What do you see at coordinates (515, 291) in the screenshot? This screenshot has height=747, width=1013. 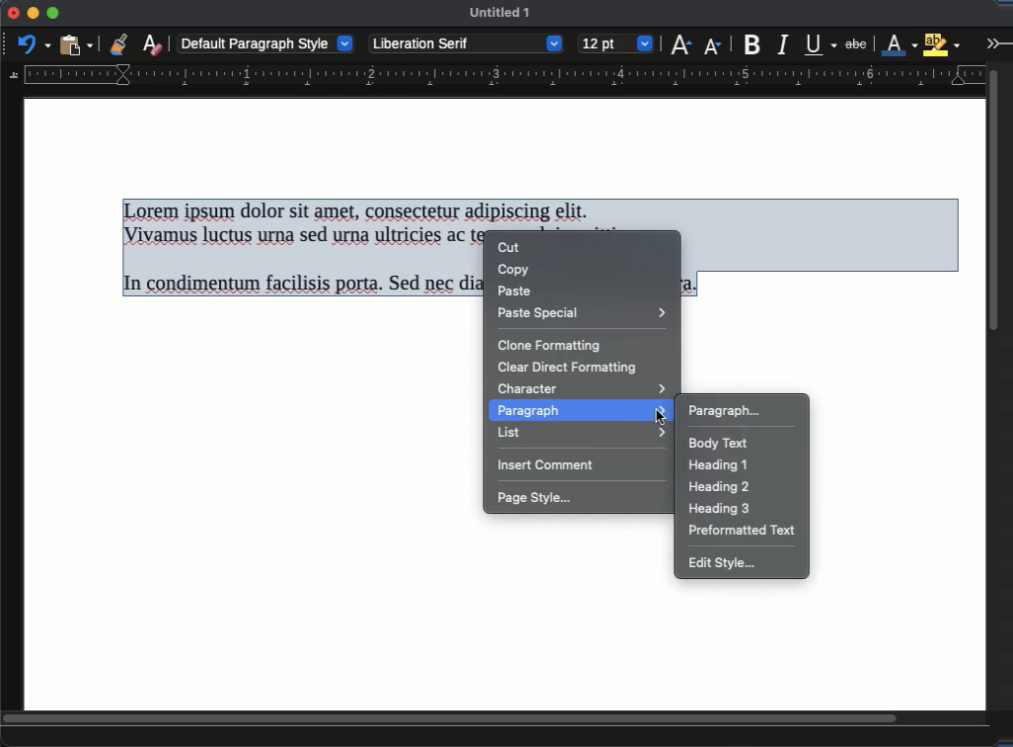 I see `paste` at bounding box center [515, 291].